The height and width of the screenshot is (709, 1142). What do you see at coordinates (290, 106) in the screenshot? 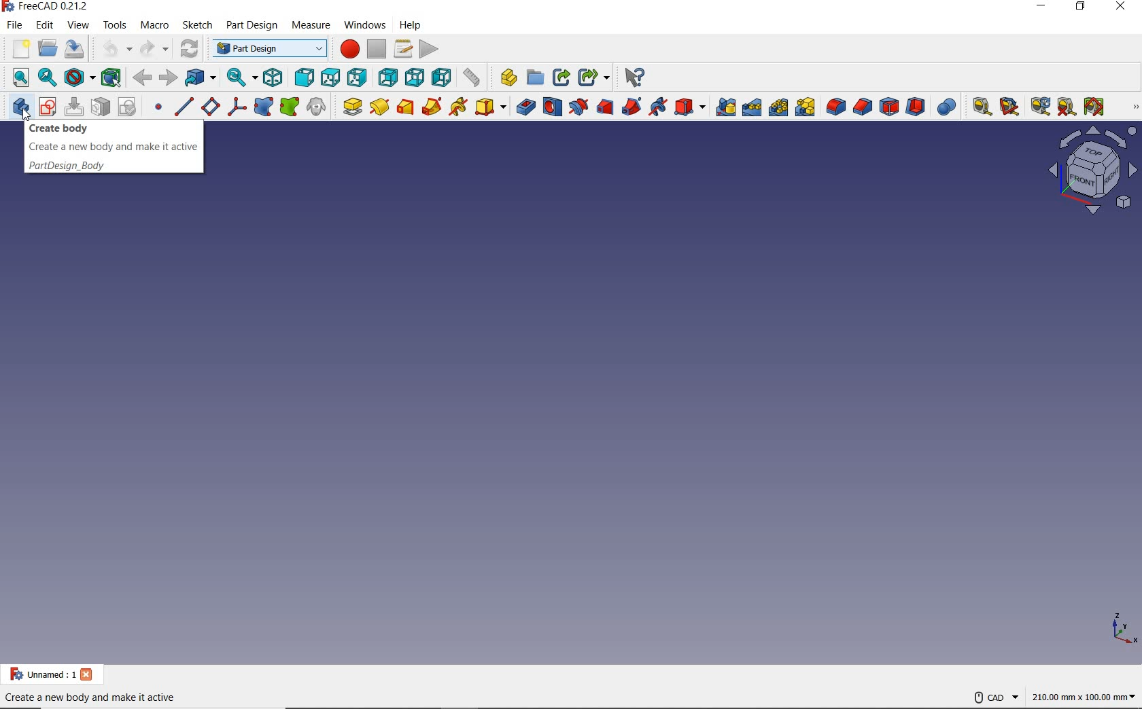
I see `CREATE A SUB-OBJECT SHAPE BINDER` at bounding box center [290, 106].